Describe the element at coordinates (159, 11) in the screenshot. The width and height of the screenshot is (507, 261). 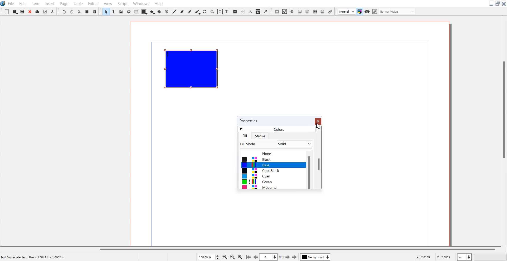
I see `Arc` at that location.